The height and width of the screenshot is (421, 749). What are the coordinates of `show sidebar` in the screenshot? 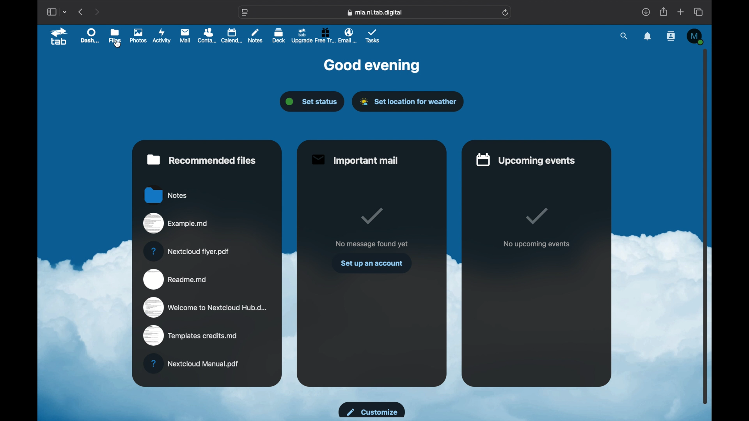 It's located at (51, 12).